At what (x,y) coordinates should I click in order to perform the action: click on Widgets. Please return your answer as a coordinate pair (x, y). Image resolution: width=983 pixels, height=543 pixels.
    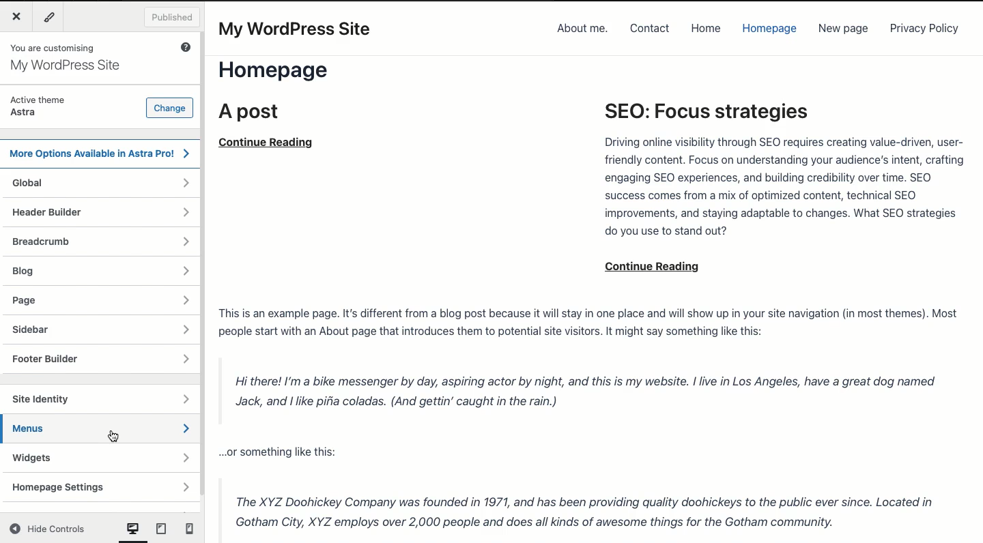
    Looking at the image, I should click on (102, 458).